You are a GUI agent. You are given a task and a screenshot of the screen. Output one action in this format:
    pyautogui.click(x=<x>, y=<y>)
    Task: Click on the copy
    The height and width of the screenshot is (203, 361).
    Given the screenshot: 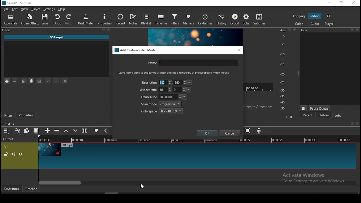 What is the action you would take?
    pyautogui.click(x=24, y=81)
    